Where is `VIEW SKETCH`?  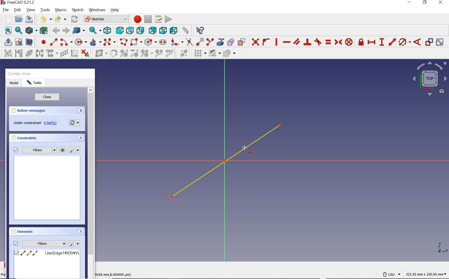 VIEW SKETCH is located at coordinates (19, 42).